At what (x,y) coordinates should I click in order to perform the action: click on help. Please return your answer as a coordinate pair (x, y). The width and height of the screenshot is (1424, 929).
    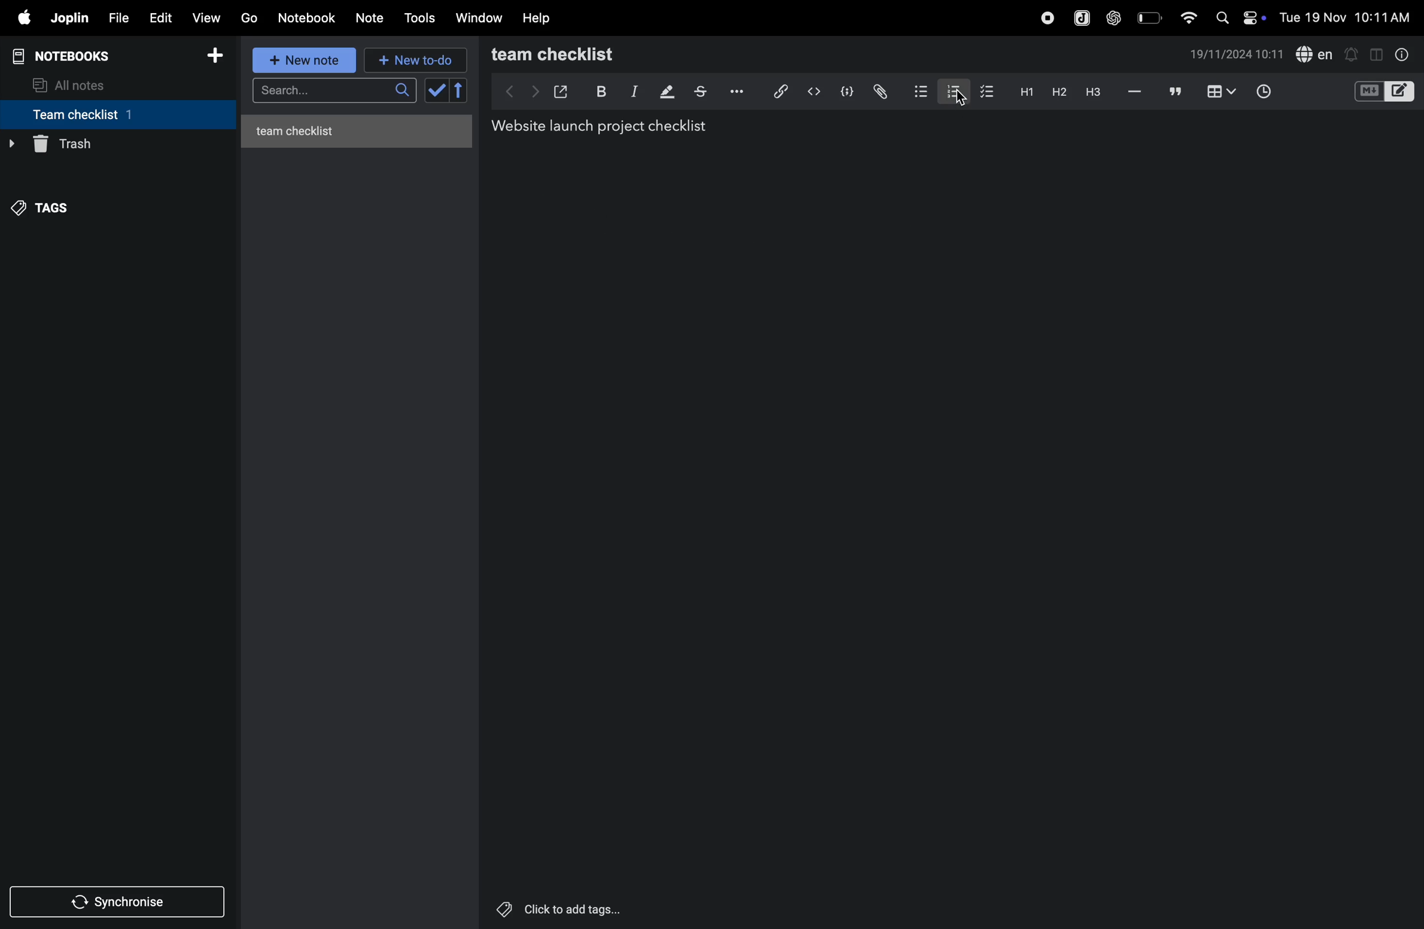
    Looking at the image, I should click on (540, 17).